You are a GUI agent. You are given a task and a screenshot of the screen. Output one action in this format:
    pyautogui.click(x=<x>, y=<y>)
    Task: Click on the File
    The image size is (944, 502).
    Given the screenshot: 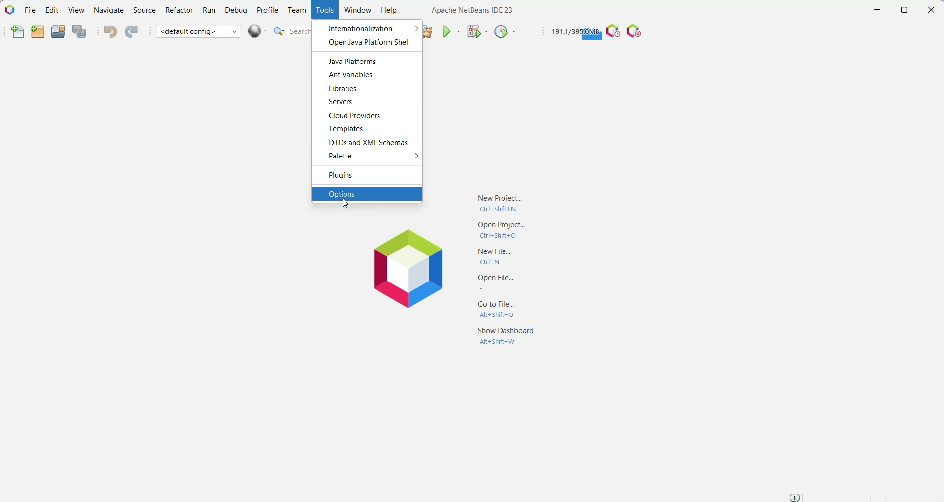 What is the action you would take?
    pyautogui.click(x=29, y=10)
    